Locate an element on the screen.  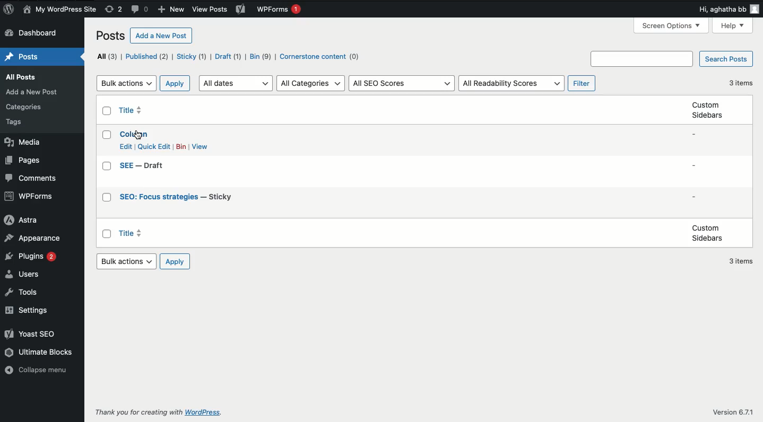
Title is located at coordinates (131, 109).